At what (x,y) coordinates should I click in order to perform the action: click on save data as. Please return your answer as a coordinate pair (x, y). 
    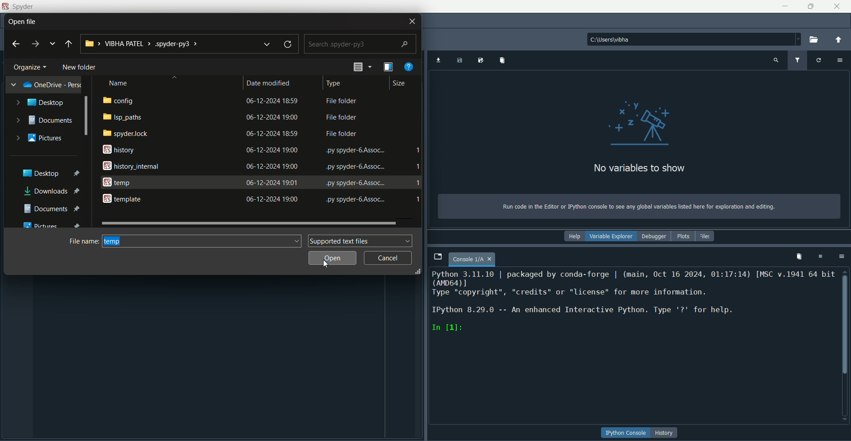
    Looking at the image, I should click on (480, 60).